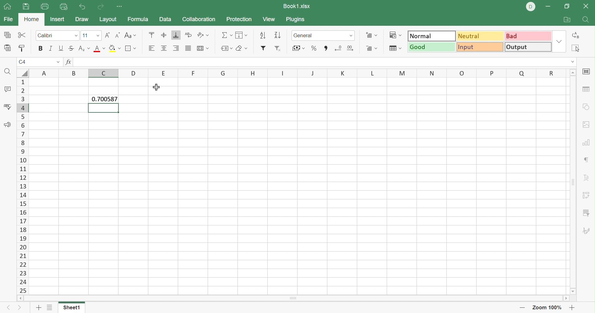  Describe the element at coordinates (242, 49) in the screenshot. I see `Clear` at that location.